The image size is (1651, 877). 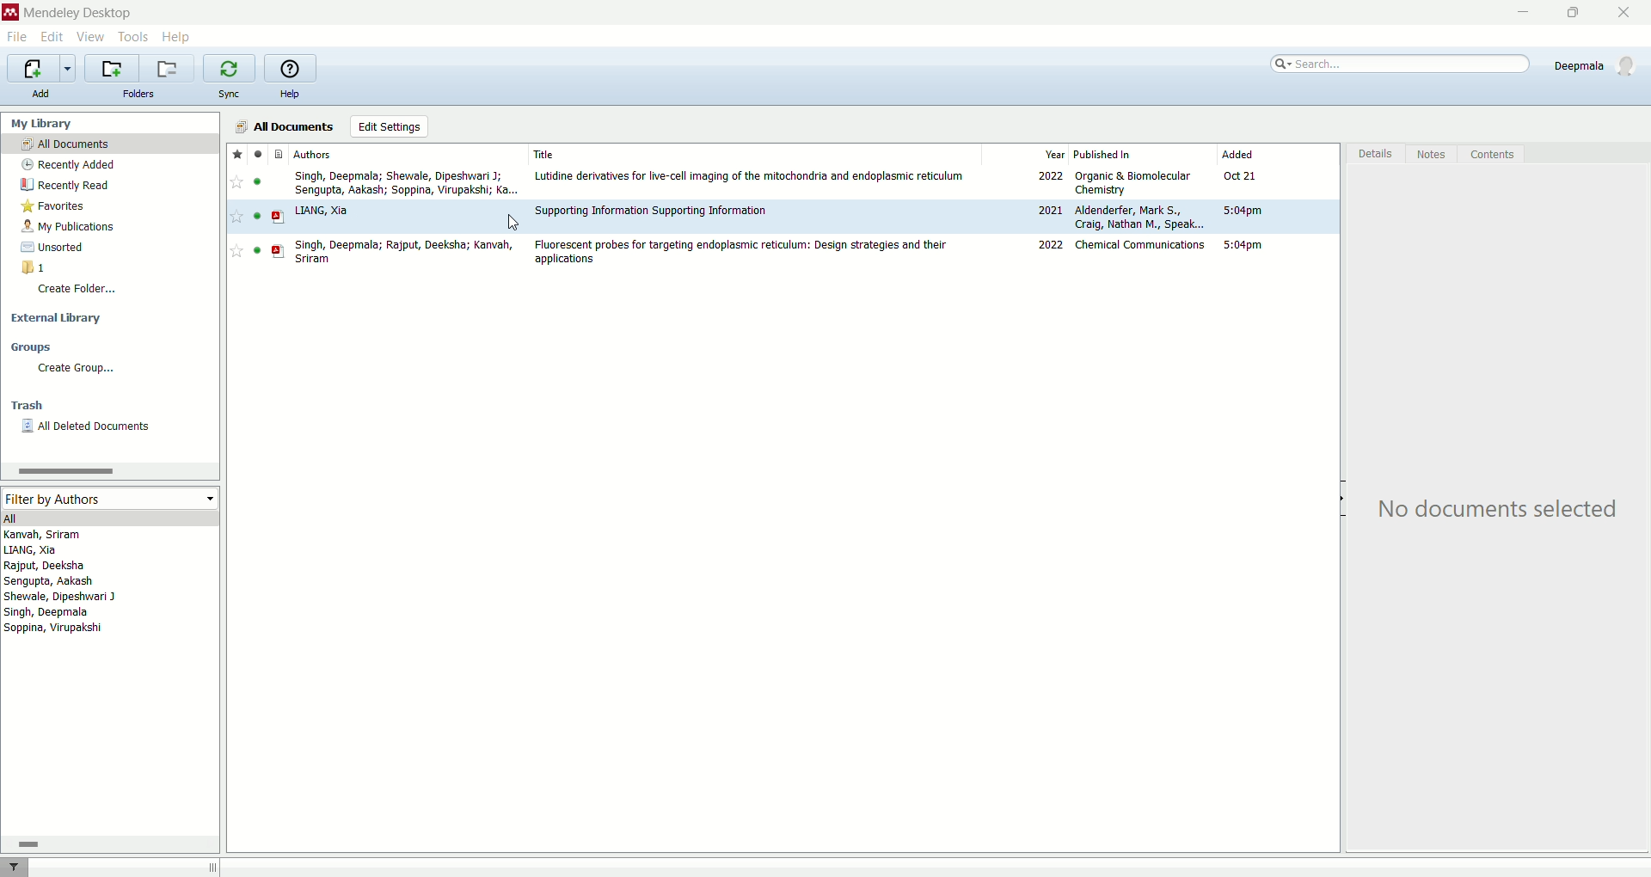 I want to click on external library, so click(x=56, y=320).